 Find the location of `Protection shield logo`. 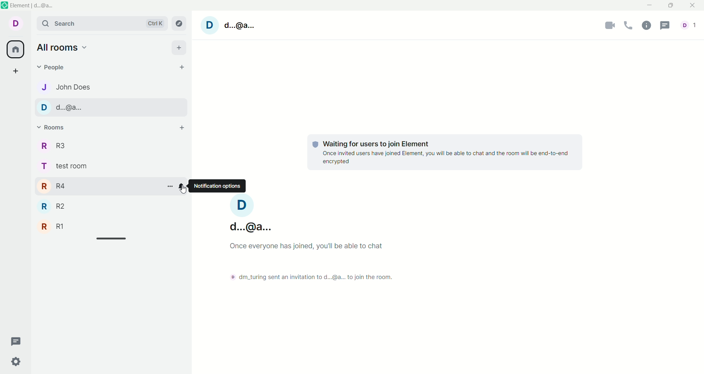

Protection shield logo is located at coordinates (315, 144).